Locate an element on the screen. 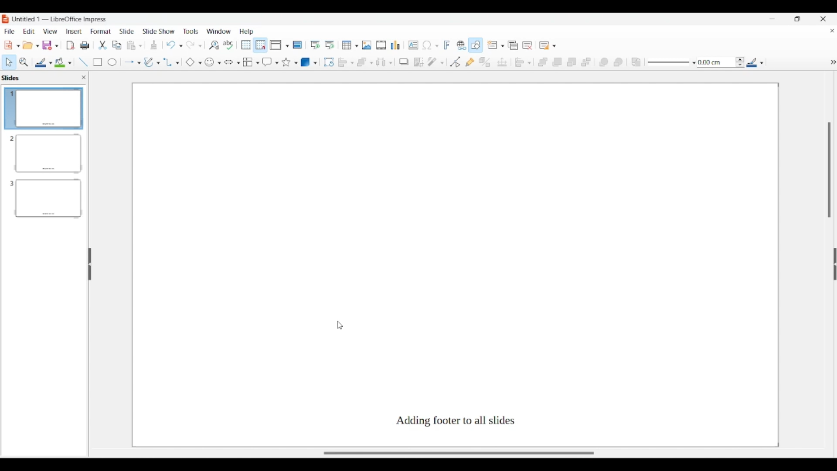 The width and height of the screenshot is (837, 471). Rotate is located at coordinates (329, 62).